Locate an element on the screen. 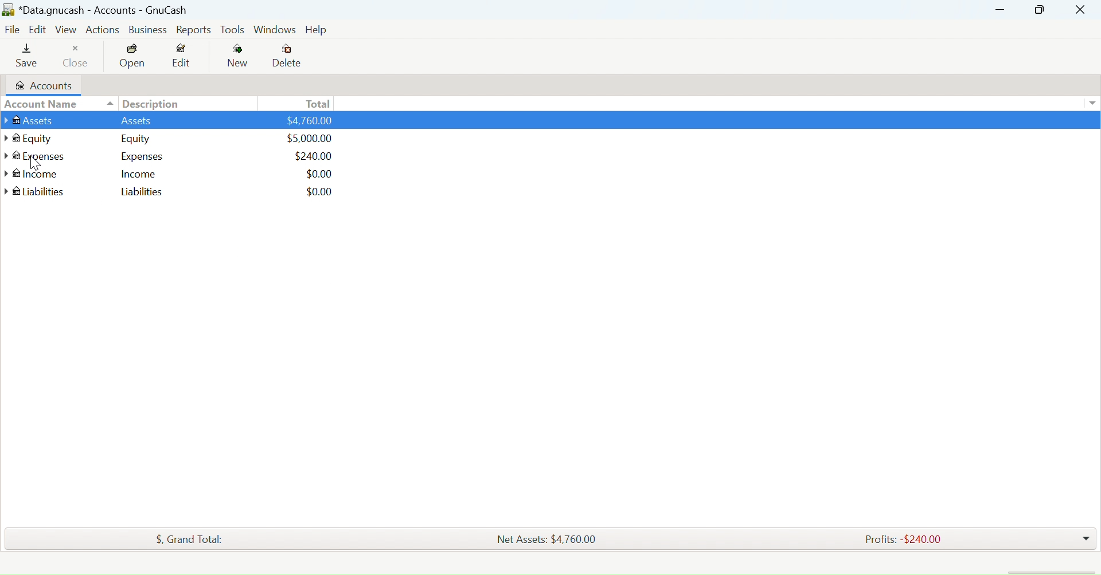 The height and width of the screenshot is (575, 1101). Edit is located at coordinates (183, 57).